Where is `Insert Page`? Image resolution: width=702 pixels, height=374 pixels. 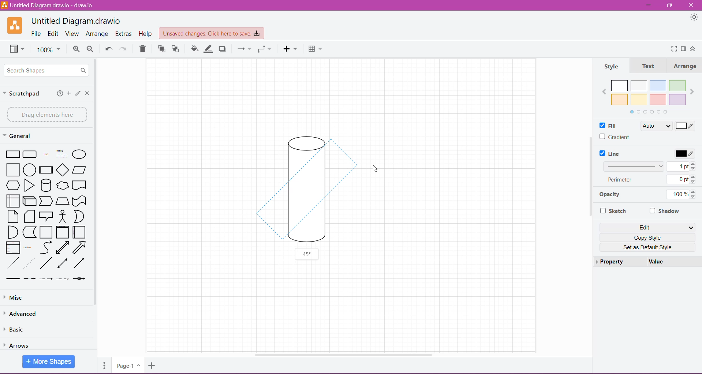 Insert Page is located at coordinates (152, 367).